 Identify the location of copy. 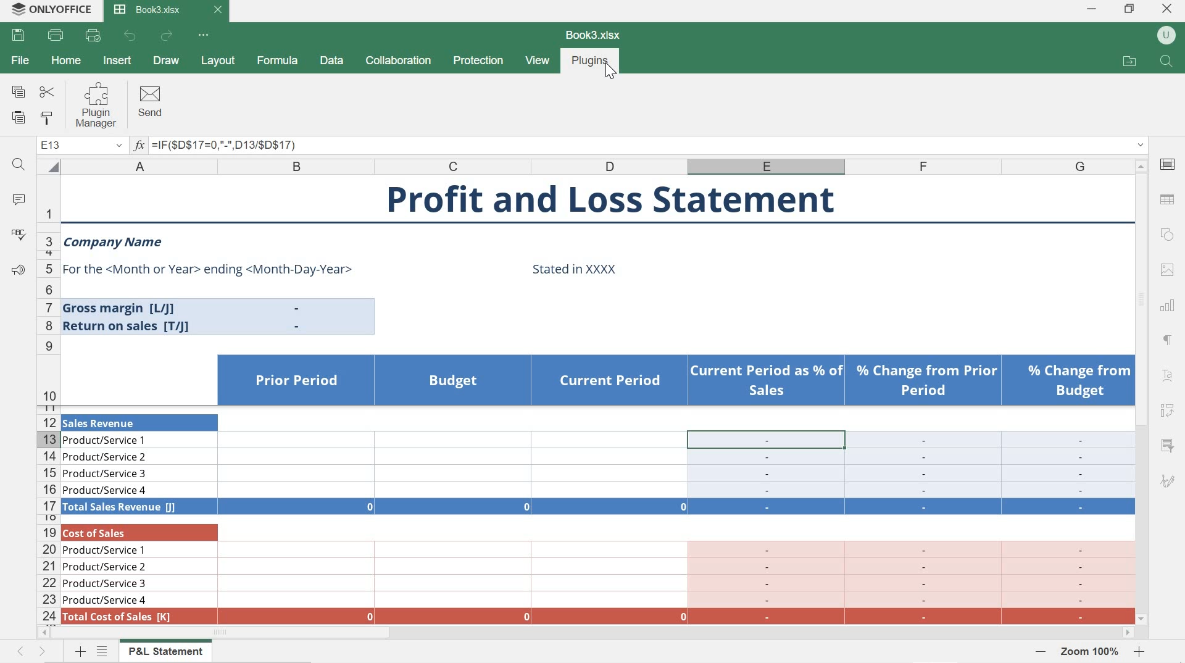
(15, 89).